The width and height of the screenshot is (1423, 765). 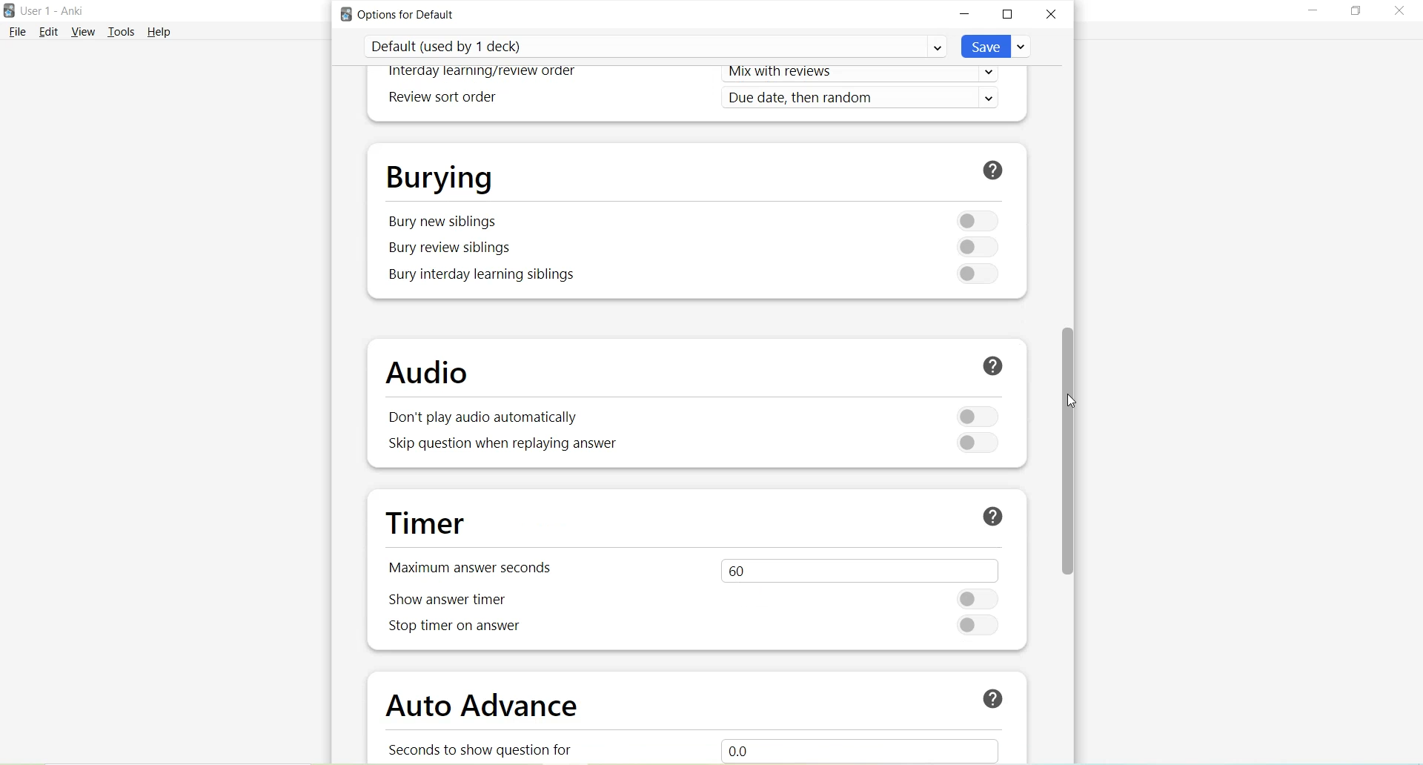 What do you see at coordinates (1313, 12) in the screenshot?
I see `Minimize` at bounding box center [1313, 12].